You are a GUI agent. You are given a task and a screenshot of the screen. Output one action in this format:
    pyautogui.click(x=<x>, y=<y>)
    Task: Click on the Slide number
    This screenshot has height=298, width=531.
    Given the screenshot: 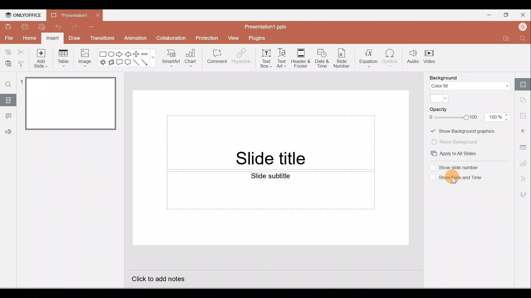 What is the action you would take?
    pyautogui.click(x=342, y=59)
    